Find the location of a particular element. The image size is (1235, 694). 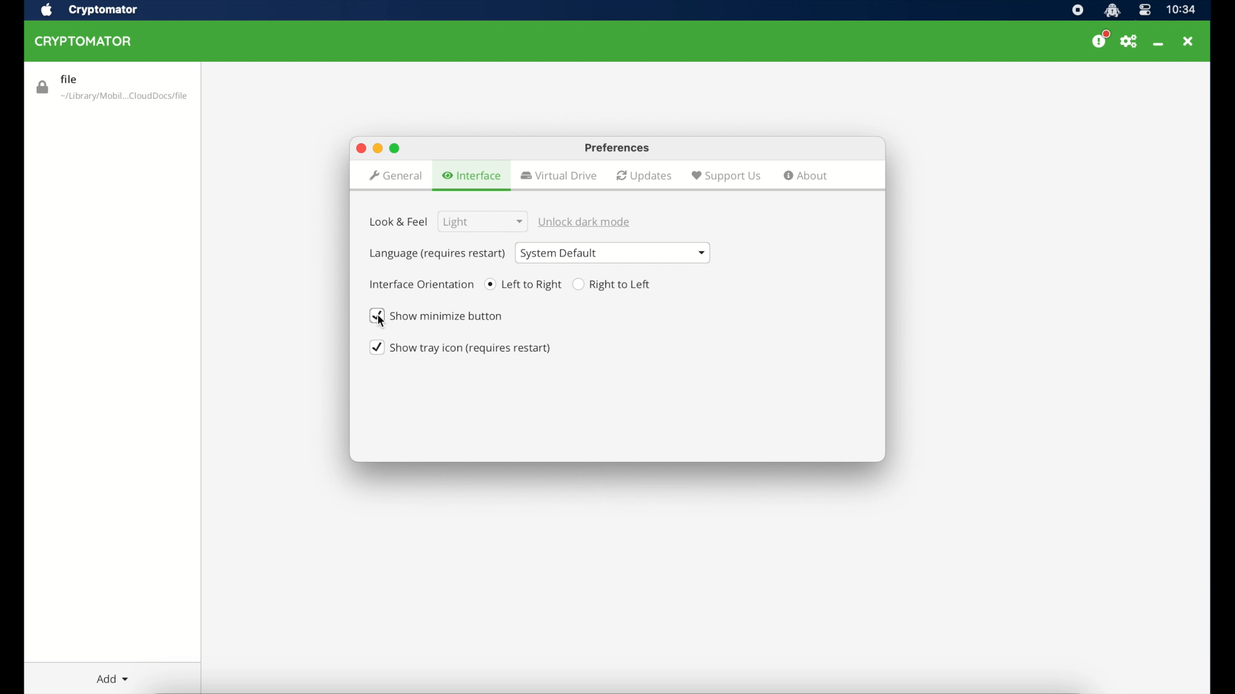

light is located at coordinates (480, 222).